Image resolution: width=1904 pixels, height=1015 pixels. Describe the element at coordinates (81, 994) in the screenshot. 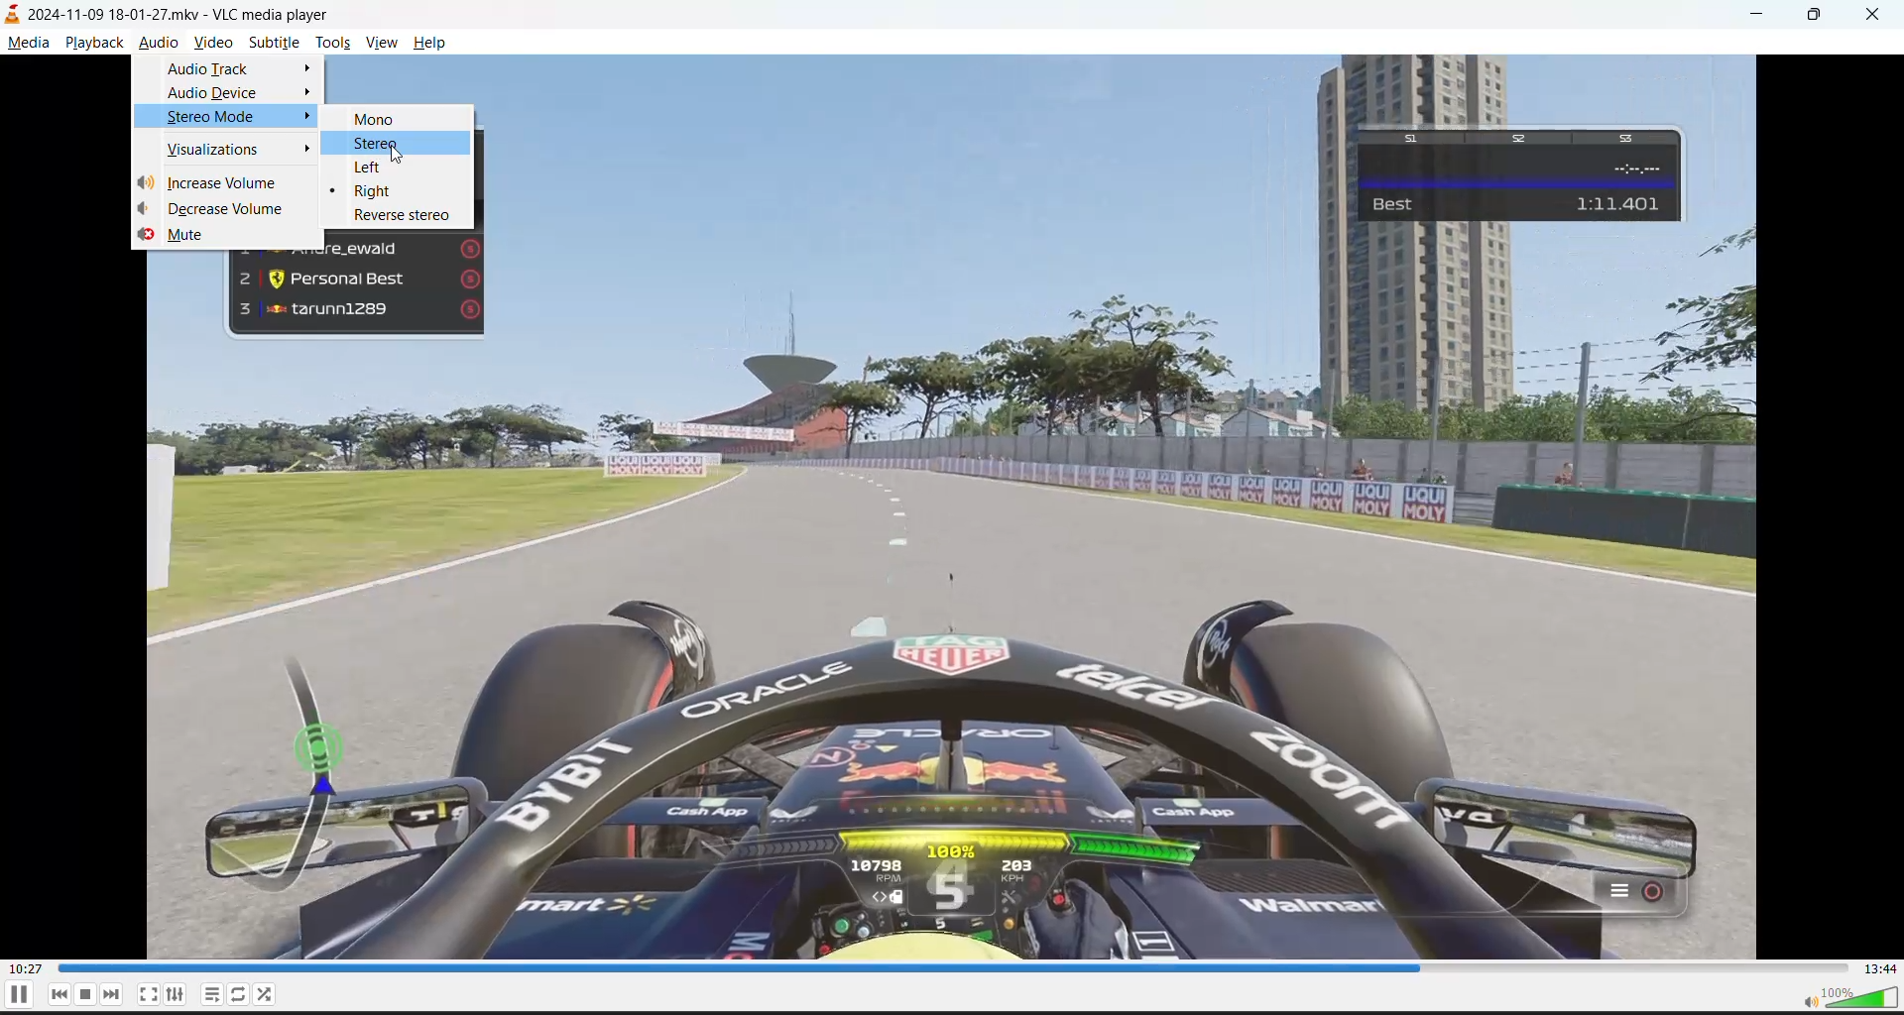

I see `stop` at that location.